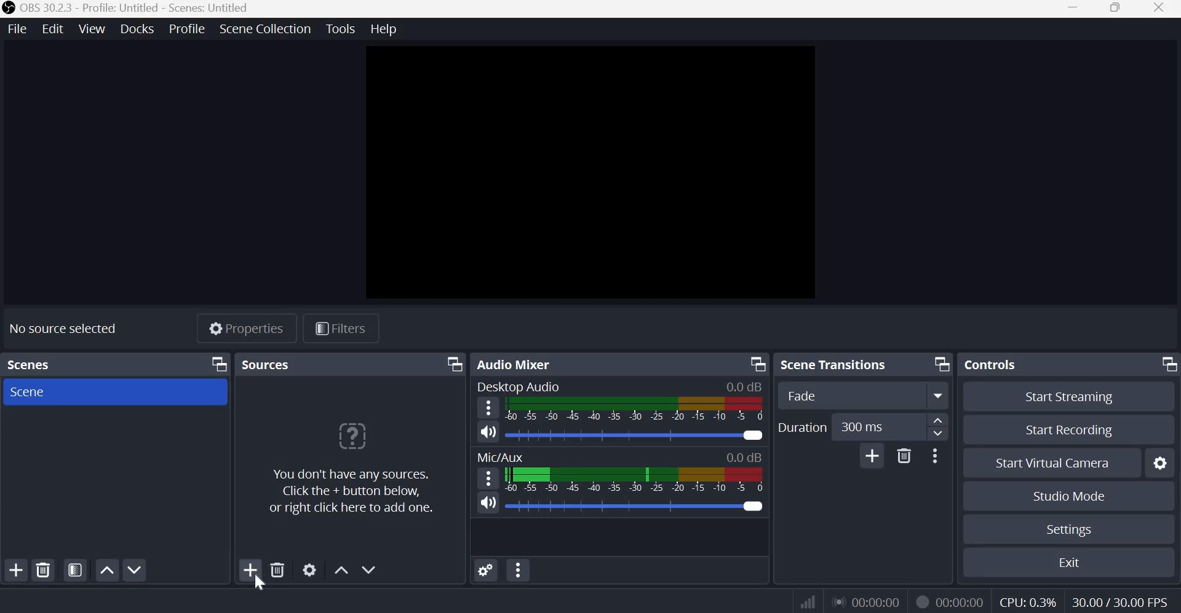  What do you see at coordinates (9, 9) in the screenshot?
I see `OBS studio logo` at bounding box center [9, 9].